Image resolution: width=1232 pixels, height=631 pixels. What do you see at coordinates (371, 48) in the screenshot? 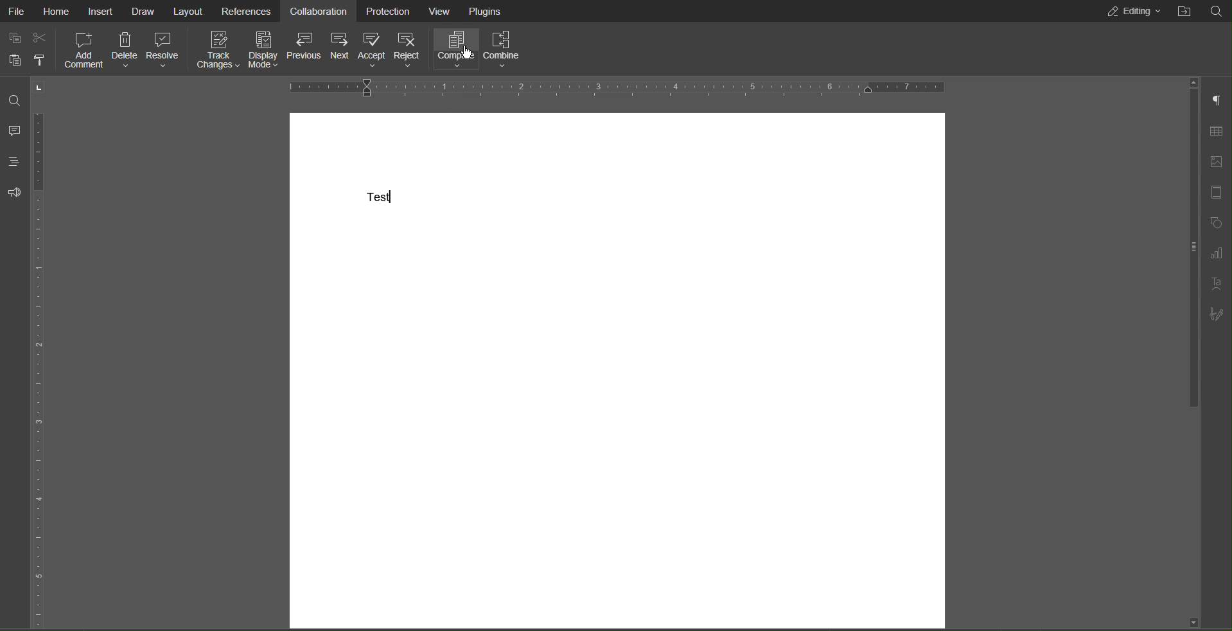
I see `Accept` at bounding box center [371, 48].